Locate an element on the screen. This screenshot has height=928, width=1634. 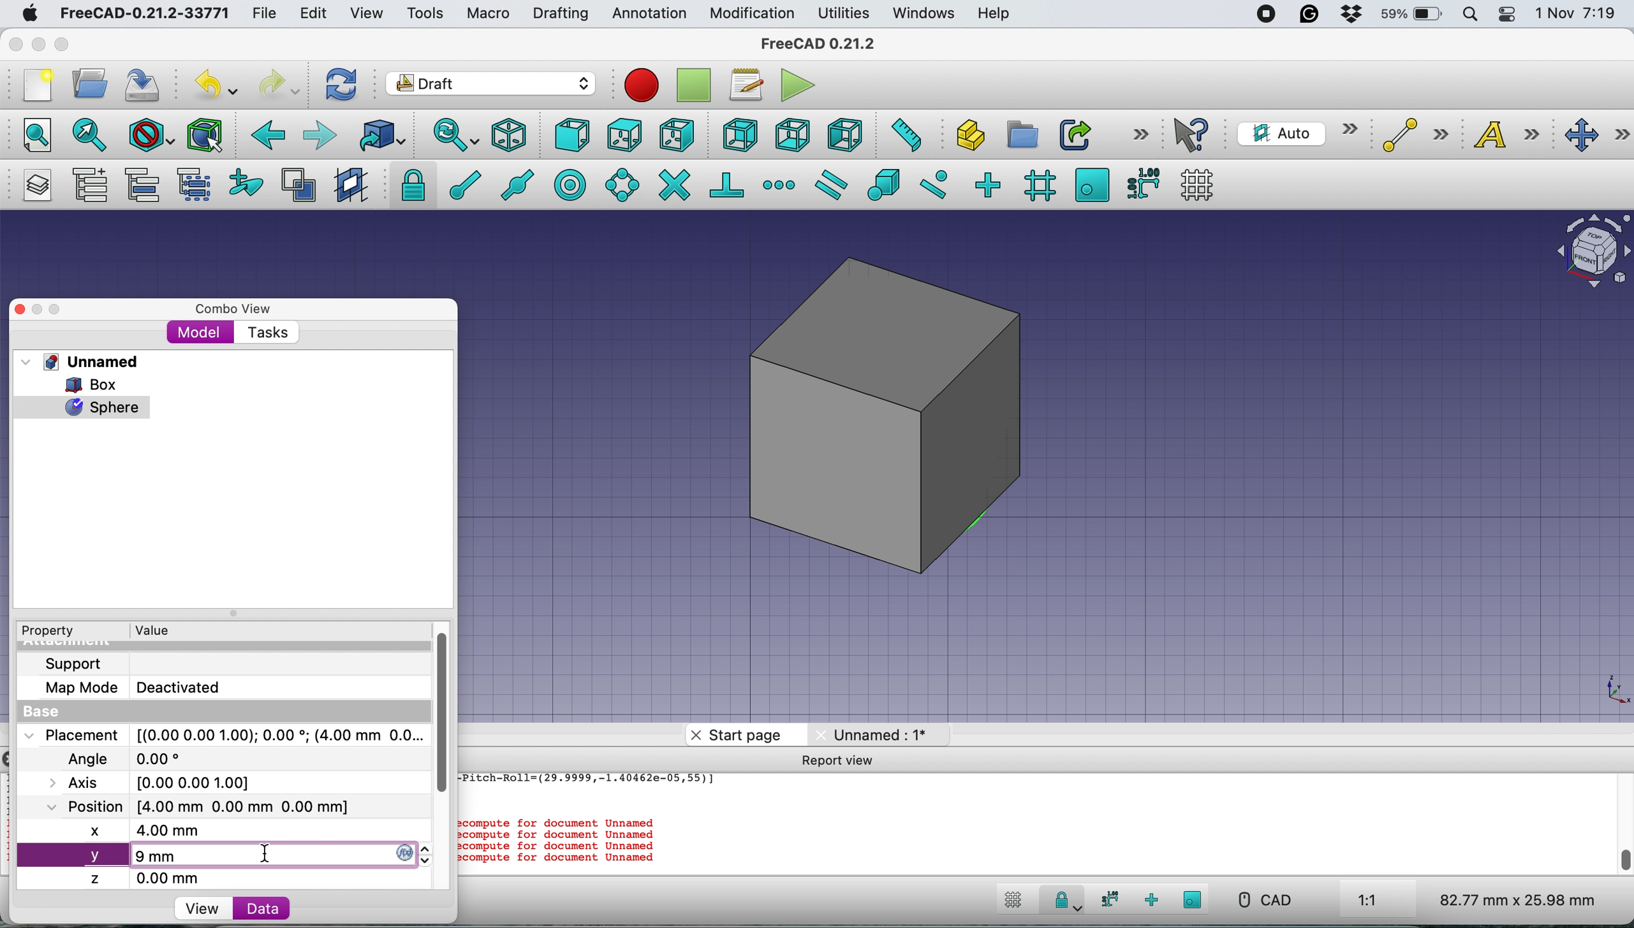
angle is located at coordinates (130, 760).